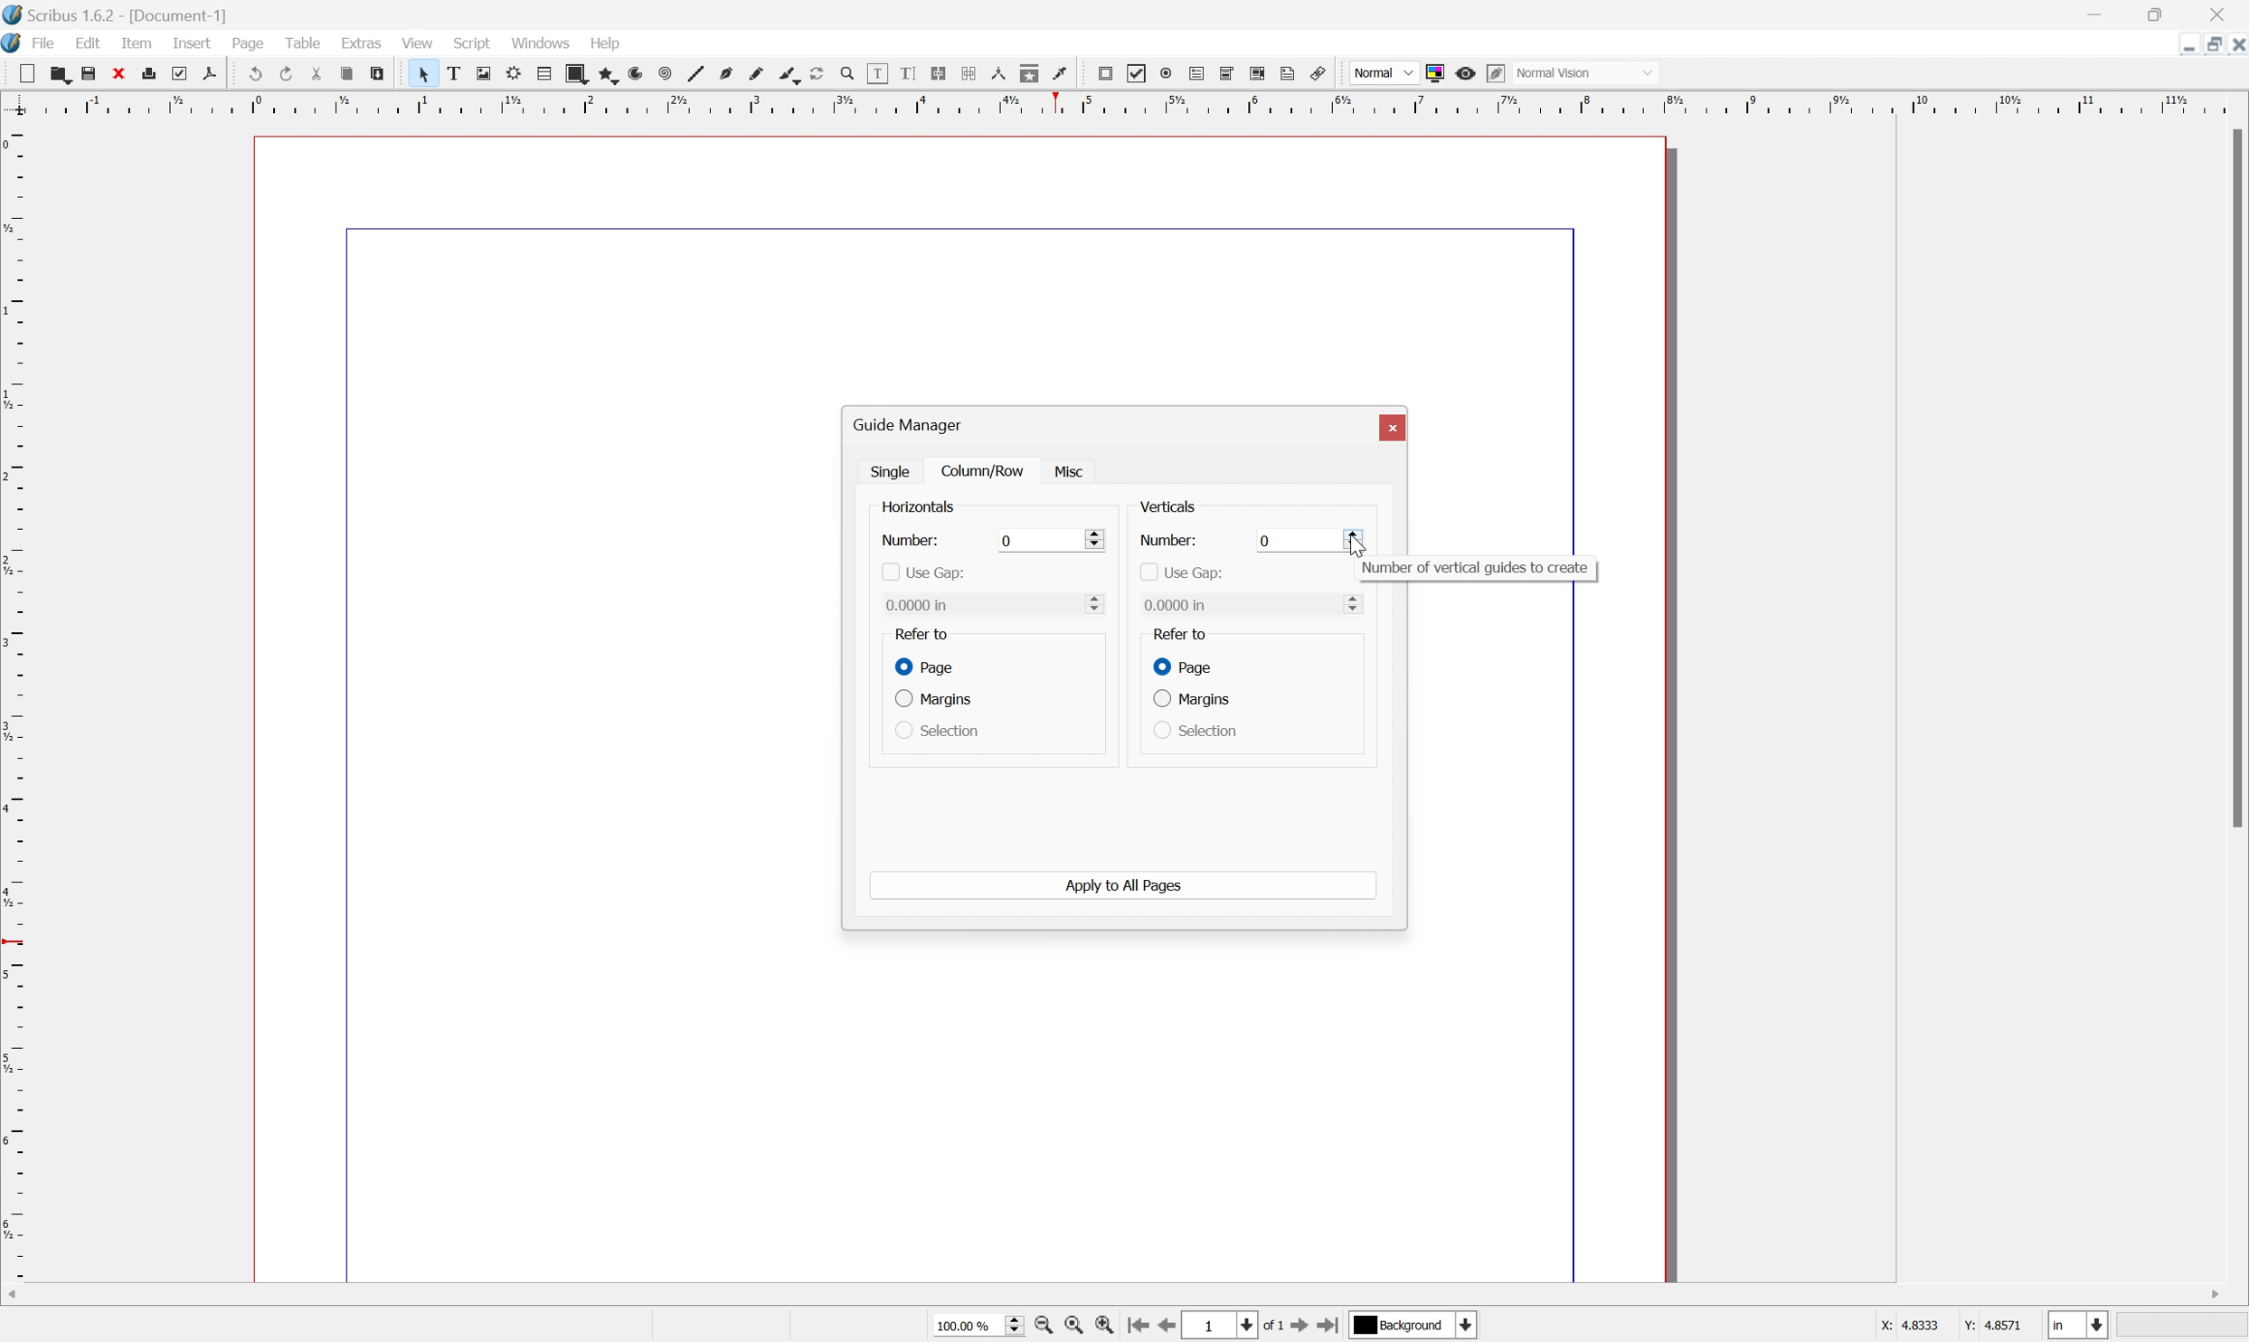  Describe the element at coordinates (286, 73) in the screenshot. I see `redo` at that location.